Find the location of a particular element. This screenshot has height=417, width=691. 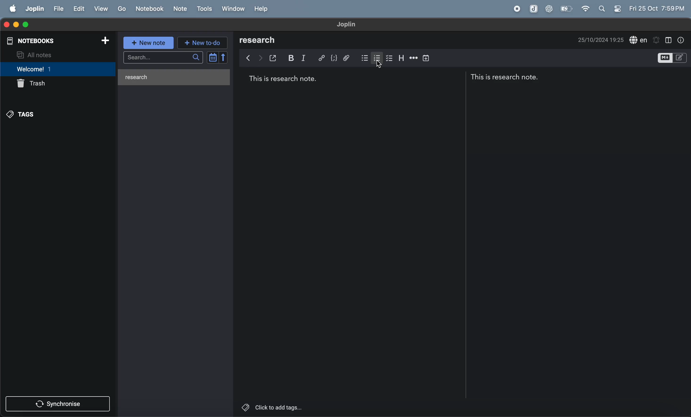

Tools is located at coordinates (204, 8).